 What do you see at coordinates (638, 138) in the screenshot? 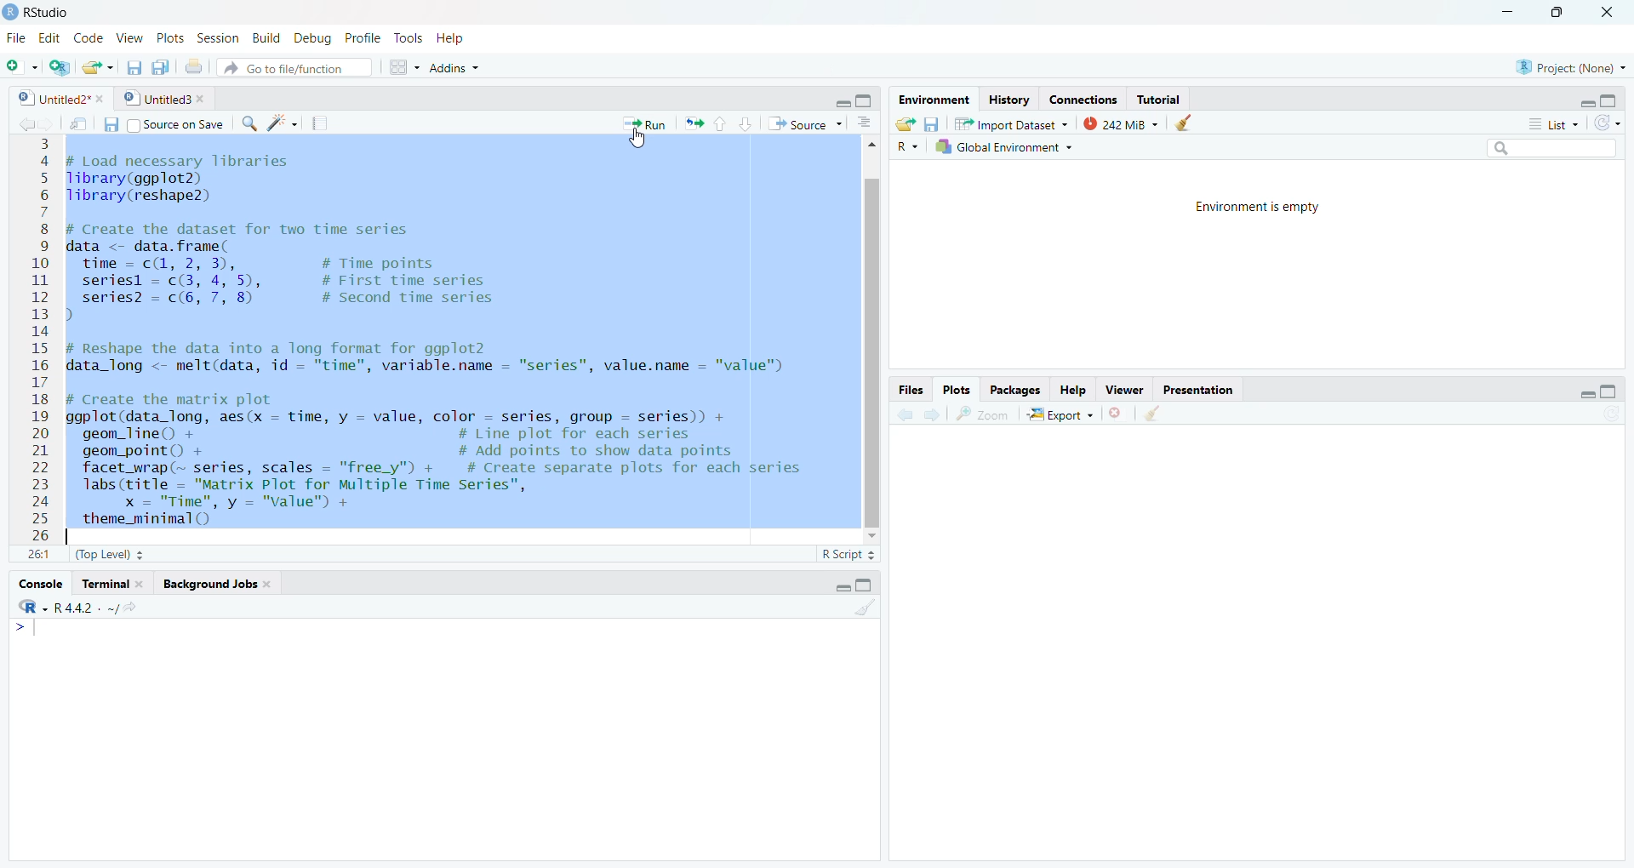
I see `cursor` at bounding box center [638, 138].